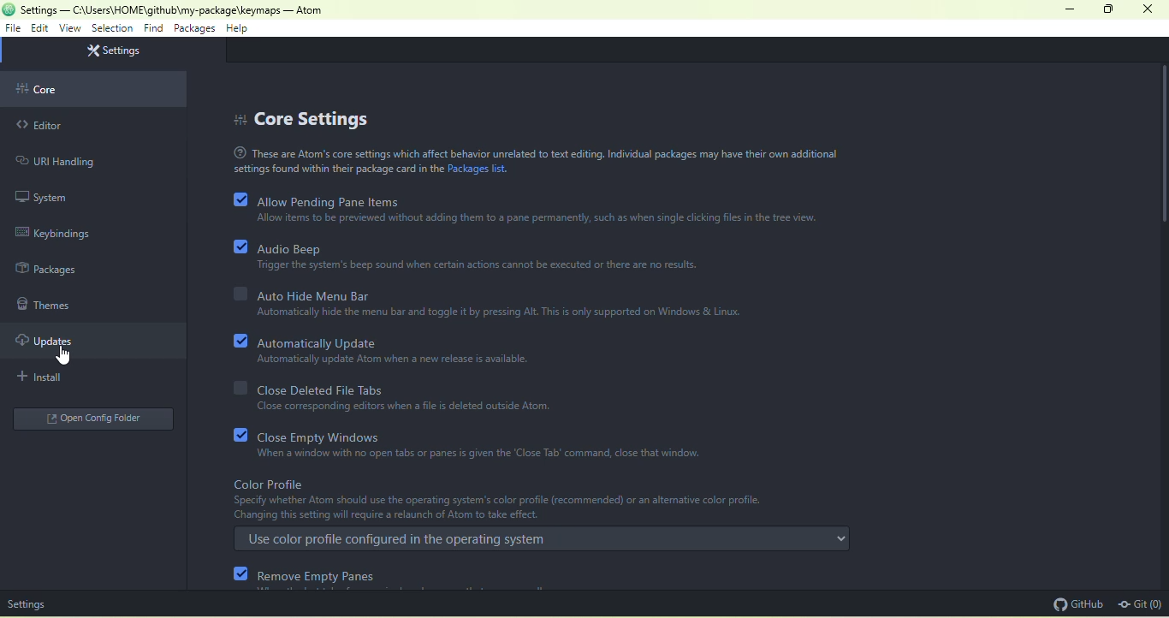 The height and width of the screenshot is (618, 1169). What do you see at coordinates (329, 201) in the screenshot?
I see `allow pending pane items` at bounding box center [329, 201].